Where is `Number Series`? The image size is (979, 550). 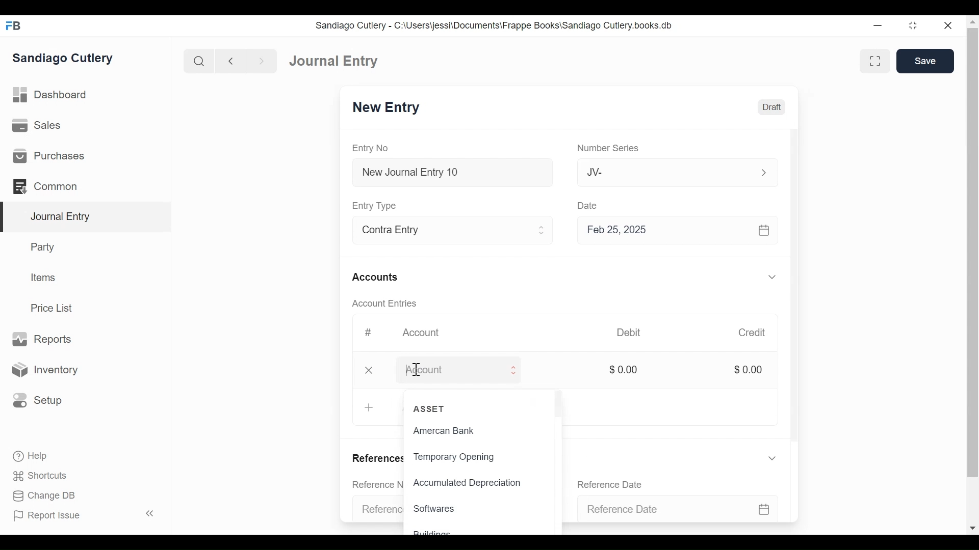 Number Series is located at coordinates (614, 149).